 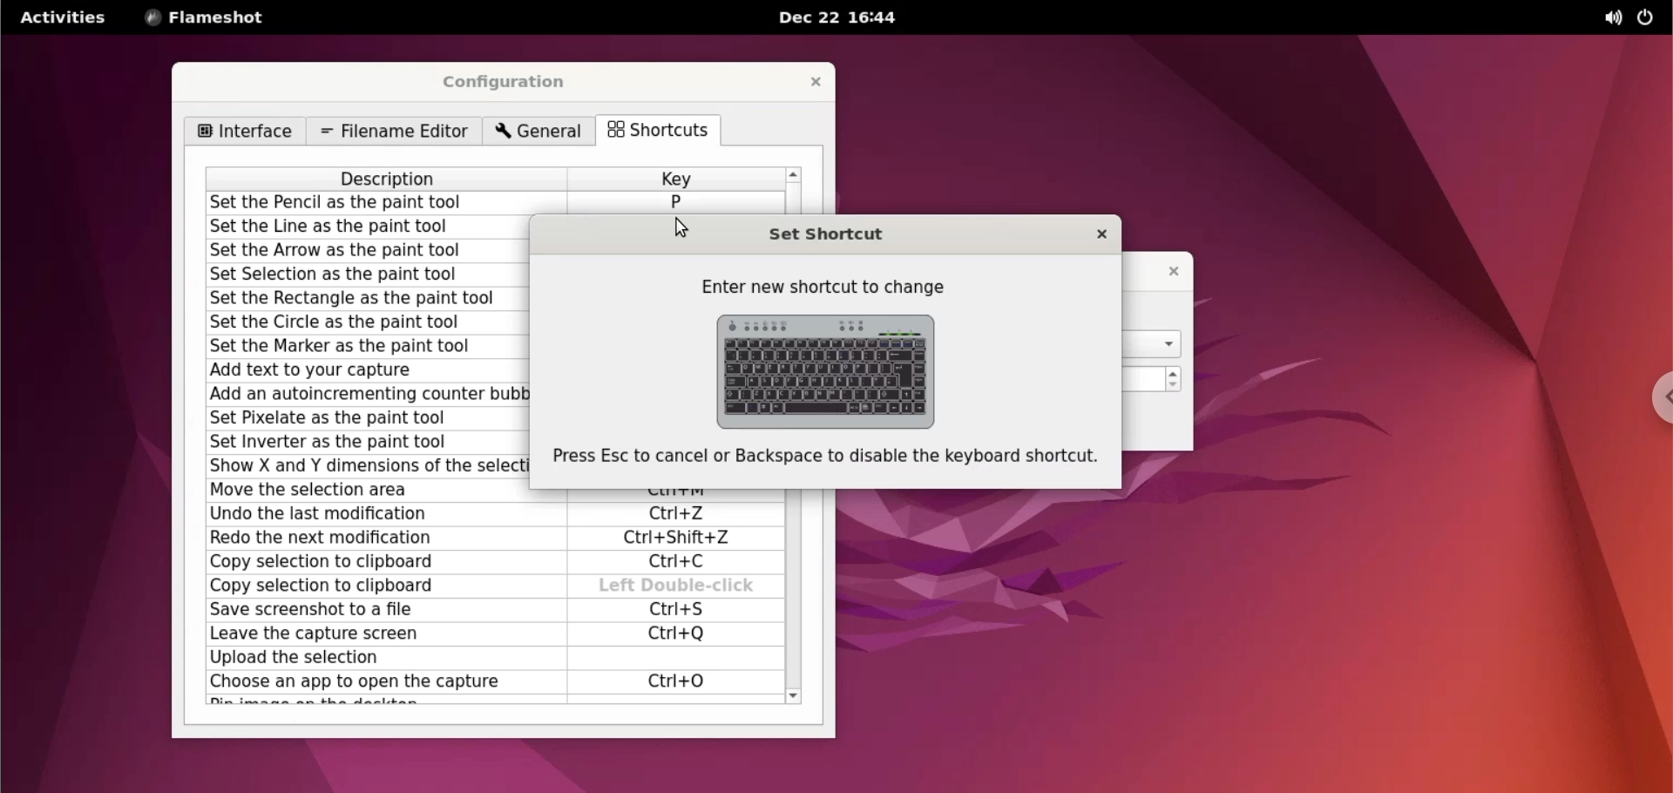 I want to click on activities , so click(x=64, y=17).